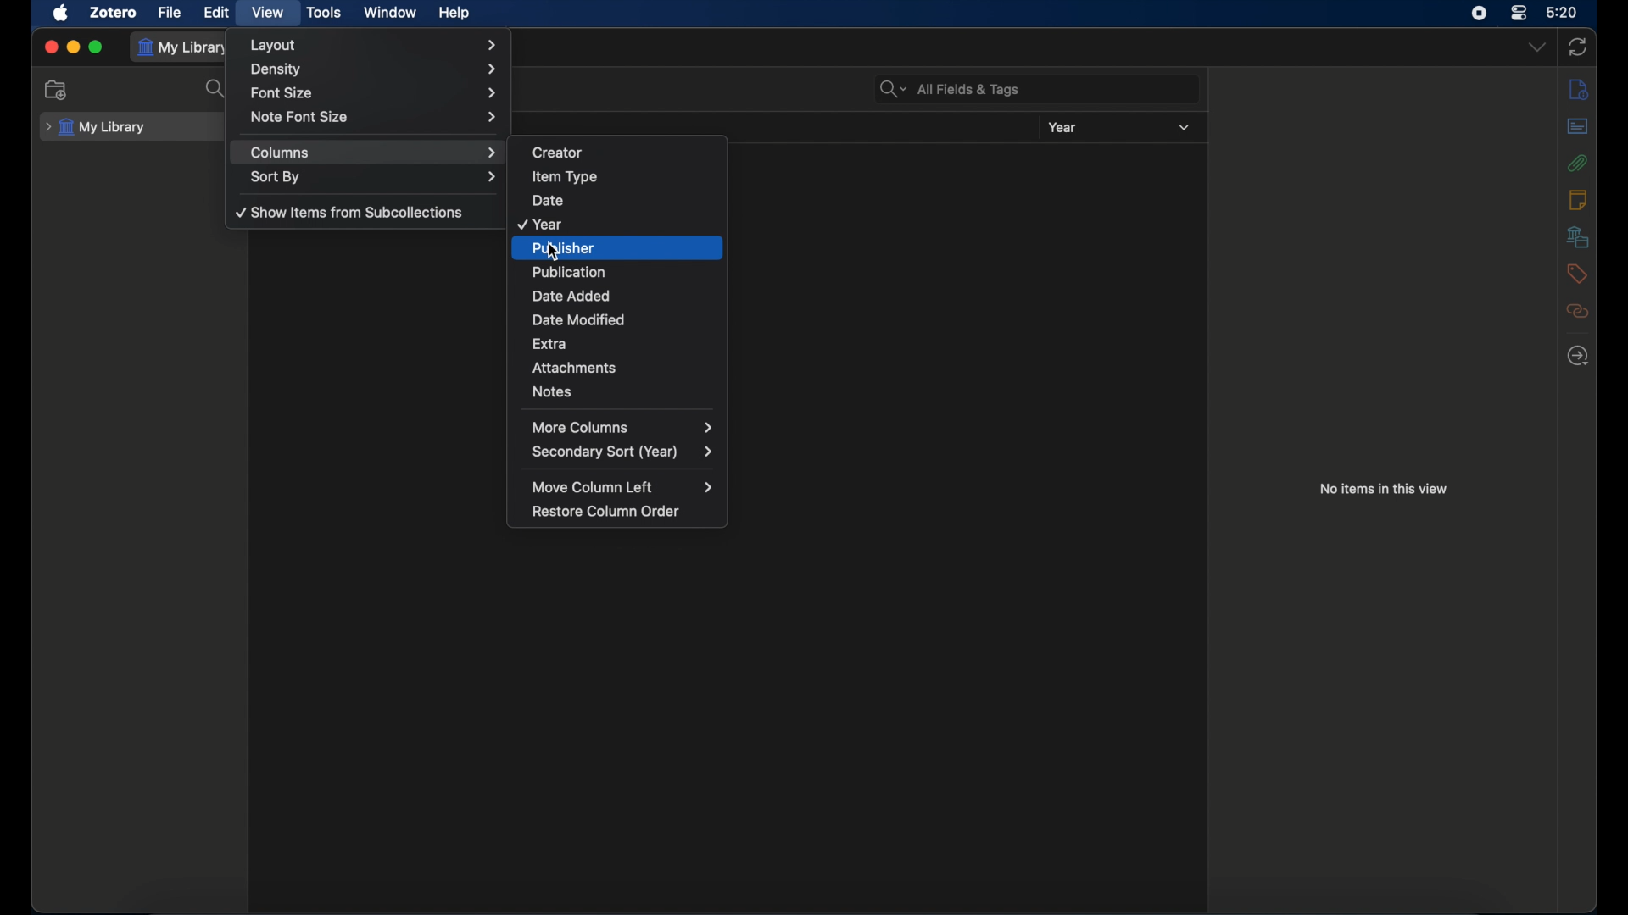 The height and width of the screenshot is (915, 1628). What do you see at coordinates (351, 212) in the screenshot?
I see `show items from subcollections` at bounding box center [351, 212].